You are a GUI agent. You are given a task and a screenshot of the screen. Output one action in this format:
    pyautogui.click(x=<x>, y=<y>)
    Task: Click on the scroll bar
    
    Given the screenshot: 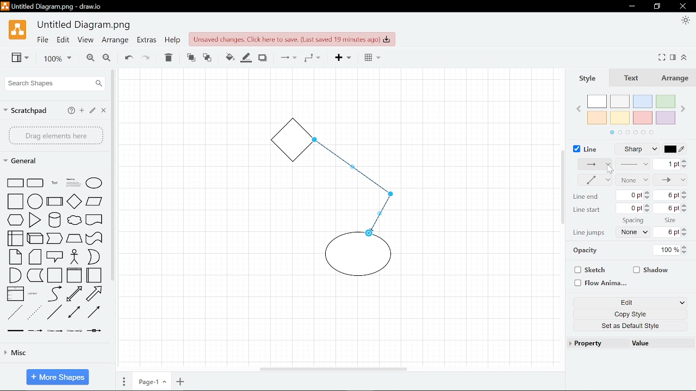 What is the action you would take?
    pyautogui.click(x=564, y=187)
    